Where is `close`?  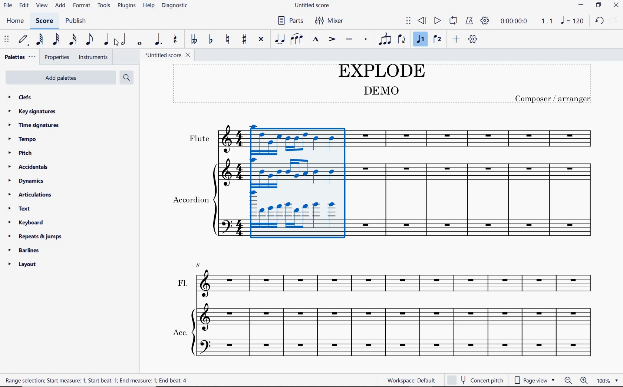
close is located at coordinates (615, 5).